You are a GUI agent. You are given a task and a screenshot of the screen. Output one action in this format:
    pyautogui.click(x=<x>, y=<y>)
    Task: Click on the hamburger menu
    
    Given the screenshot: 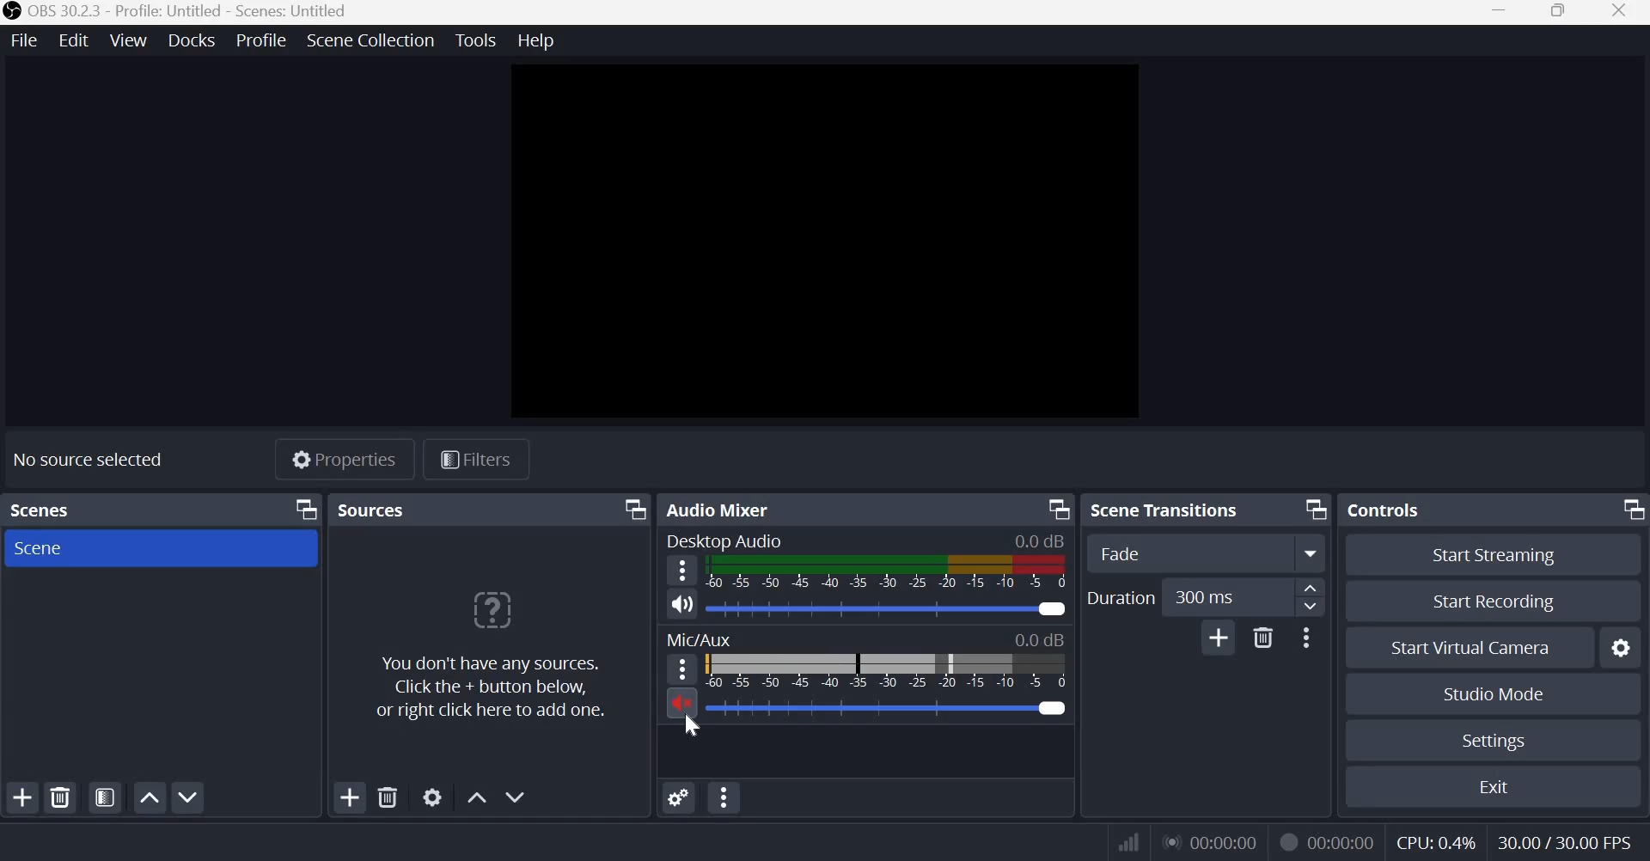 What is the action you would take?
    pyautogui.click(x=681, y=570)
    